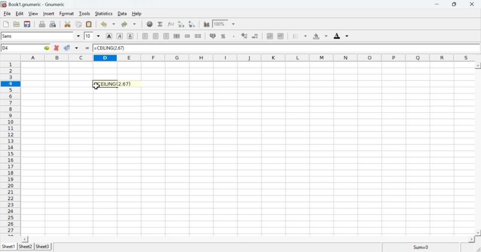 Image resolution: width=481 pixels, height=252 pixels. I want to click on scroll left, so click(26, 239).